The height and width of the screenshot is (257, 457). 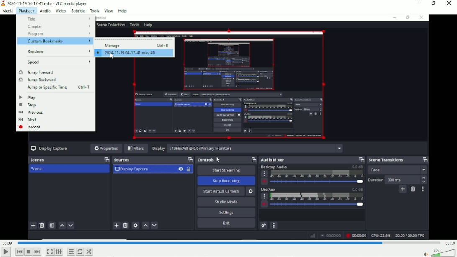 What do you see at coordinates (45, 3) in the screenshot?
I see `2024-11-19 04-17-41.mkv - VLC media player` at bounding box center [45, 3].